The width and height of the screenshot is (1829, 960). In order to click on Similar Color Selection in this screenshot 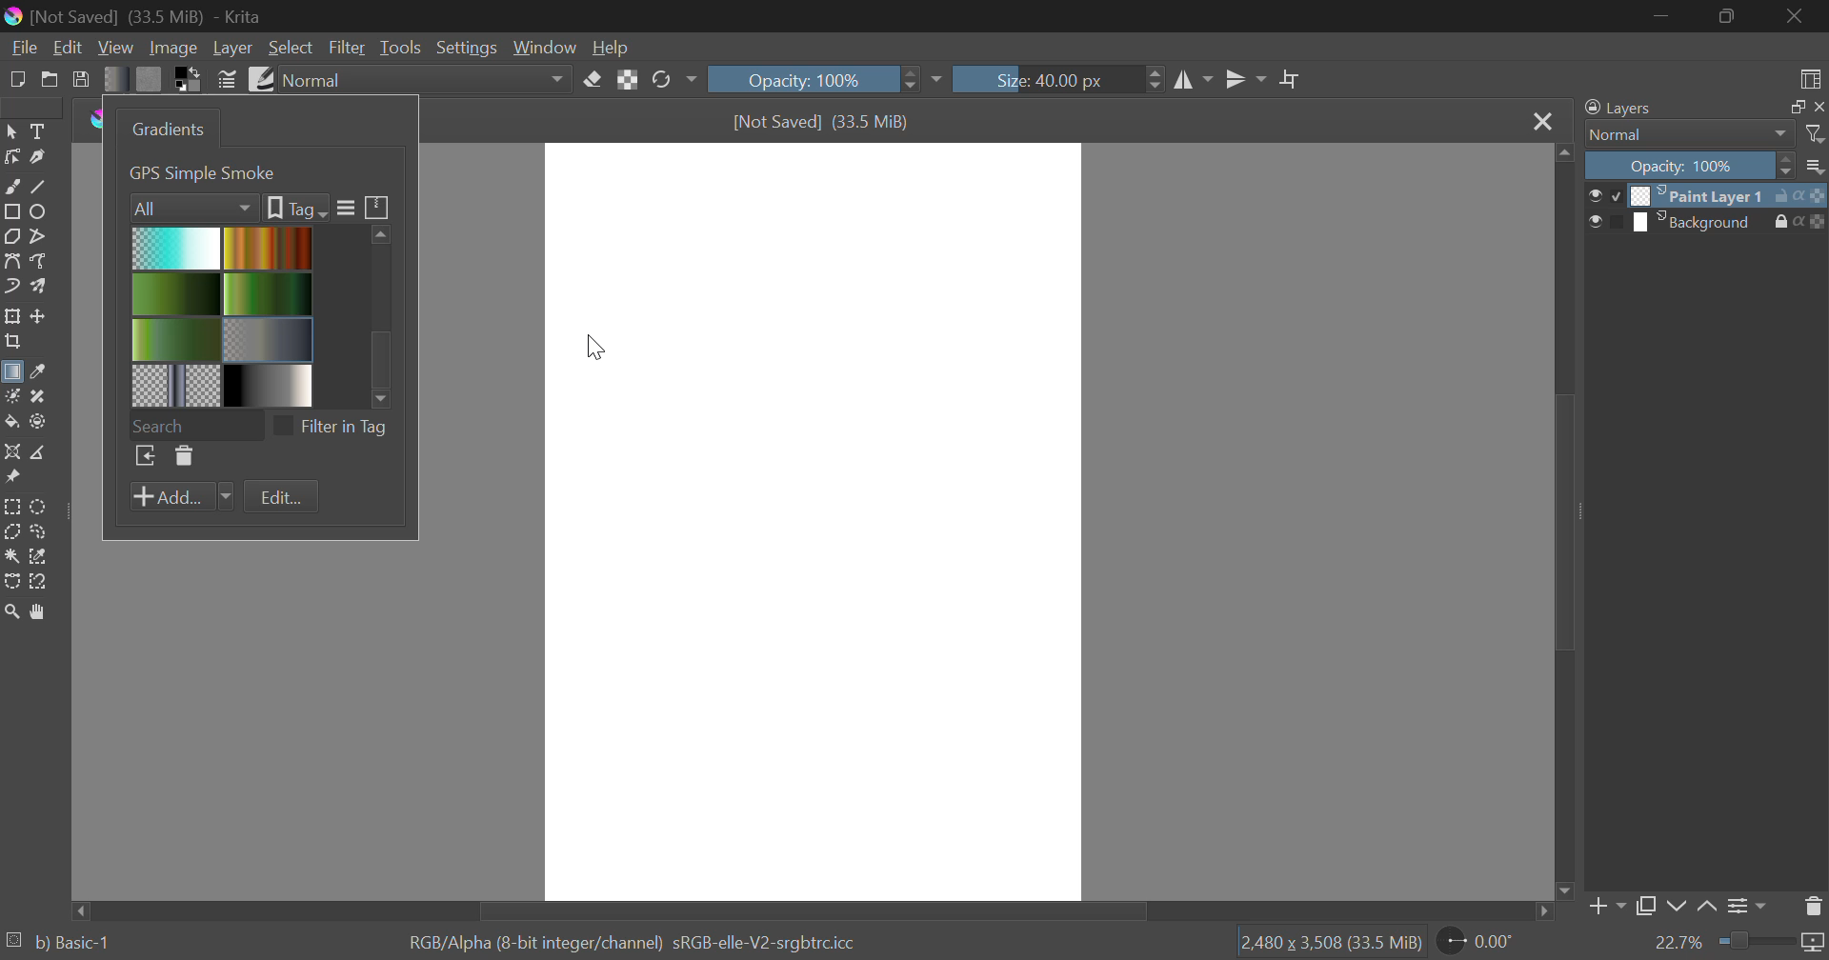, I will do `click(39, 557)`.